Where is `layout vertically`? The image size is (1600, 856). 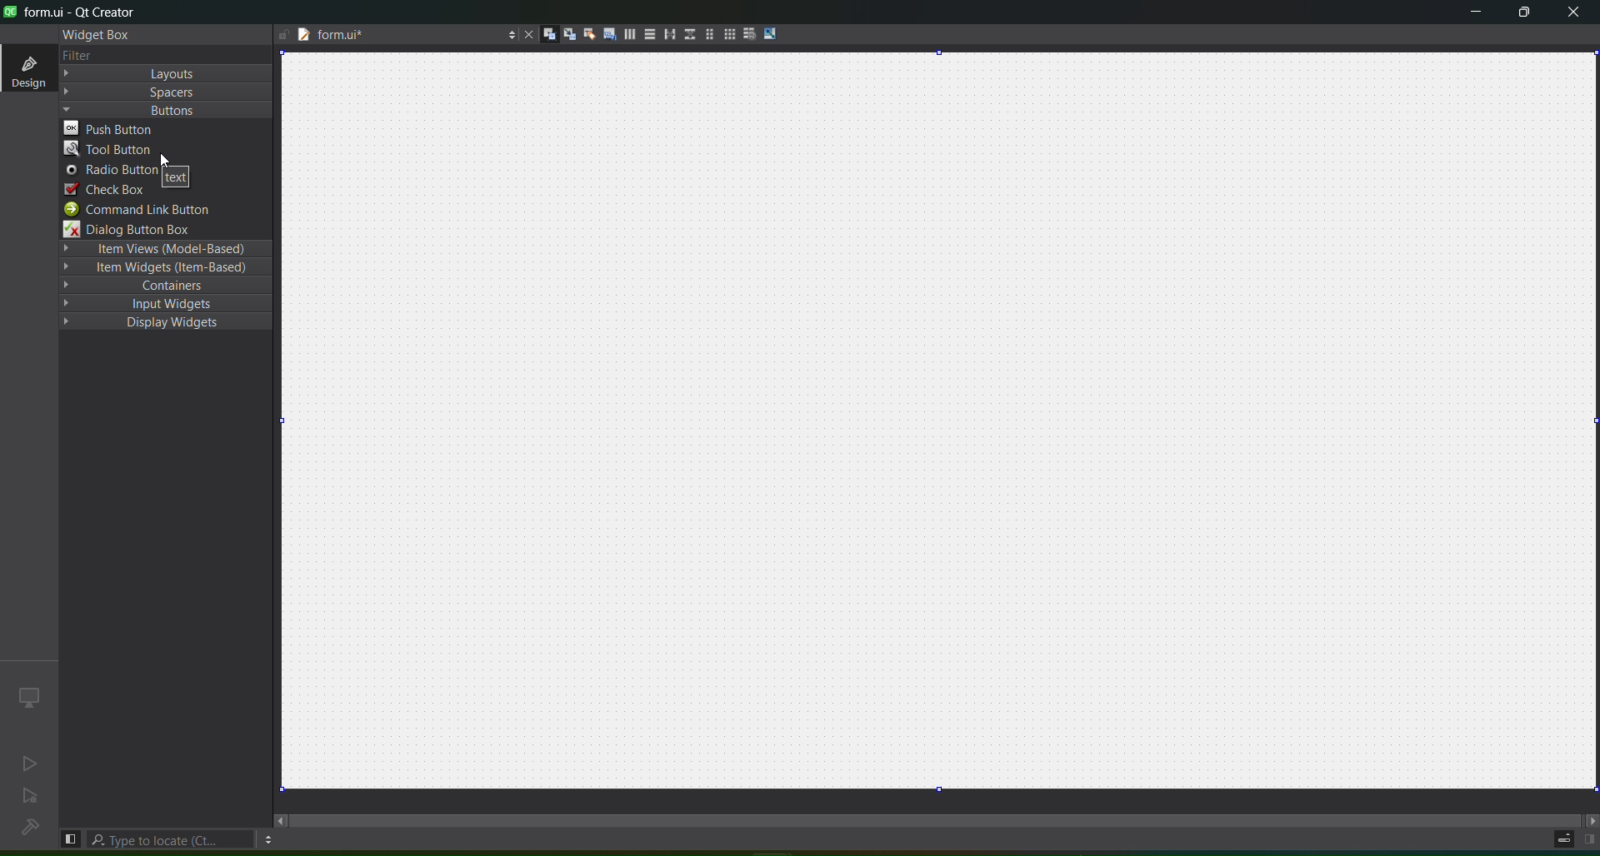
layout vertically is located at coordinates (647, 36).